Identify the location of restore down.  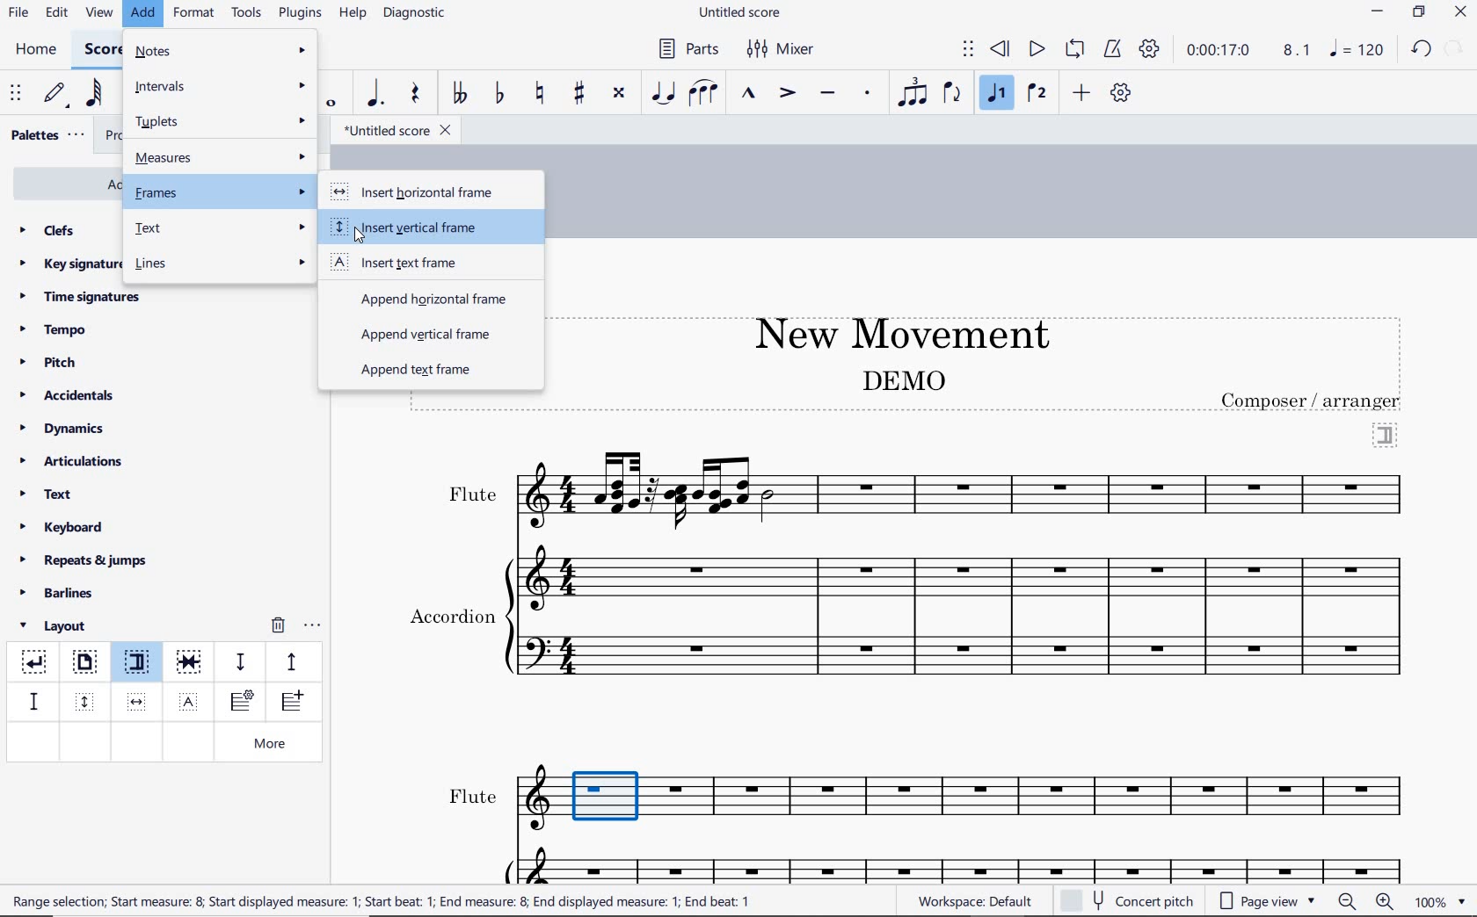
(1420, 13).